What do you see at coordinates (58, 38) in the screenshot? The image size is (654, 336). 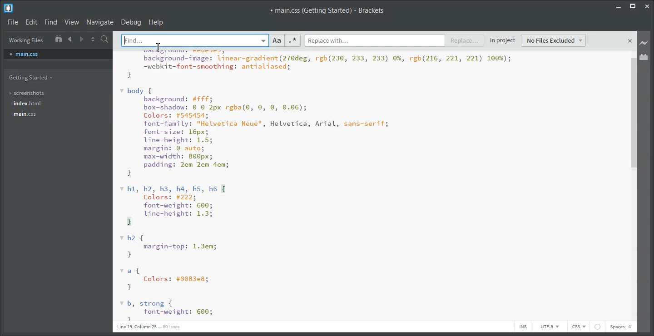 I see `Show In the file tree` at bounding box center [58, 38].